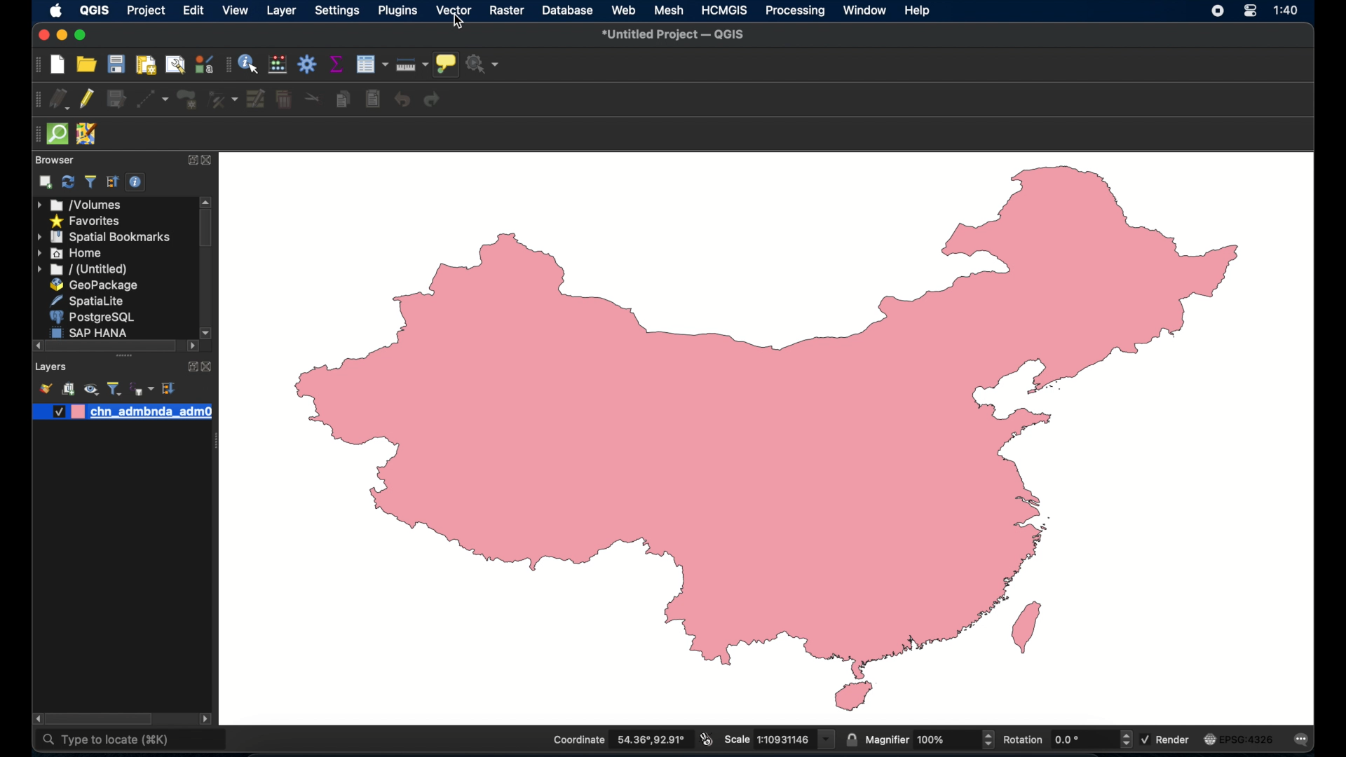 This screenshot has width=1346, height=757. I want to click on database, so click(567, 10).